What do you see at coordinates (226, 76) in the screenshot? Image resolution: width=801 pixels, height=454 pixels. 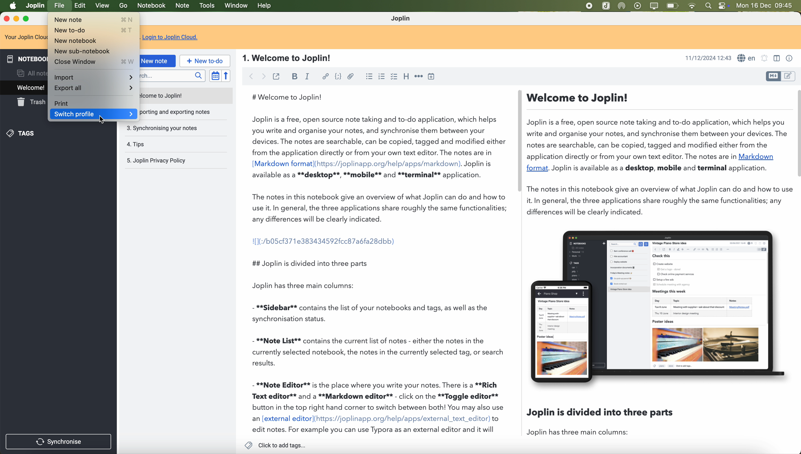 I see `reverse sort order` at bounding box center [226, 76].